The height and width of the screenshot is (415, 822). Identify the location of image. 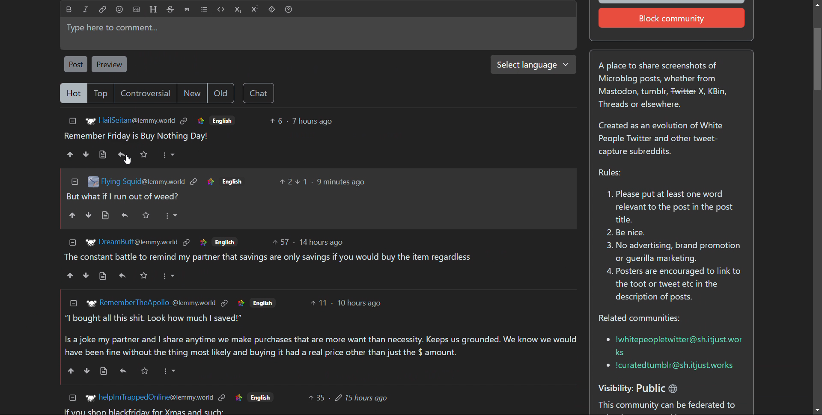
(90, 303).